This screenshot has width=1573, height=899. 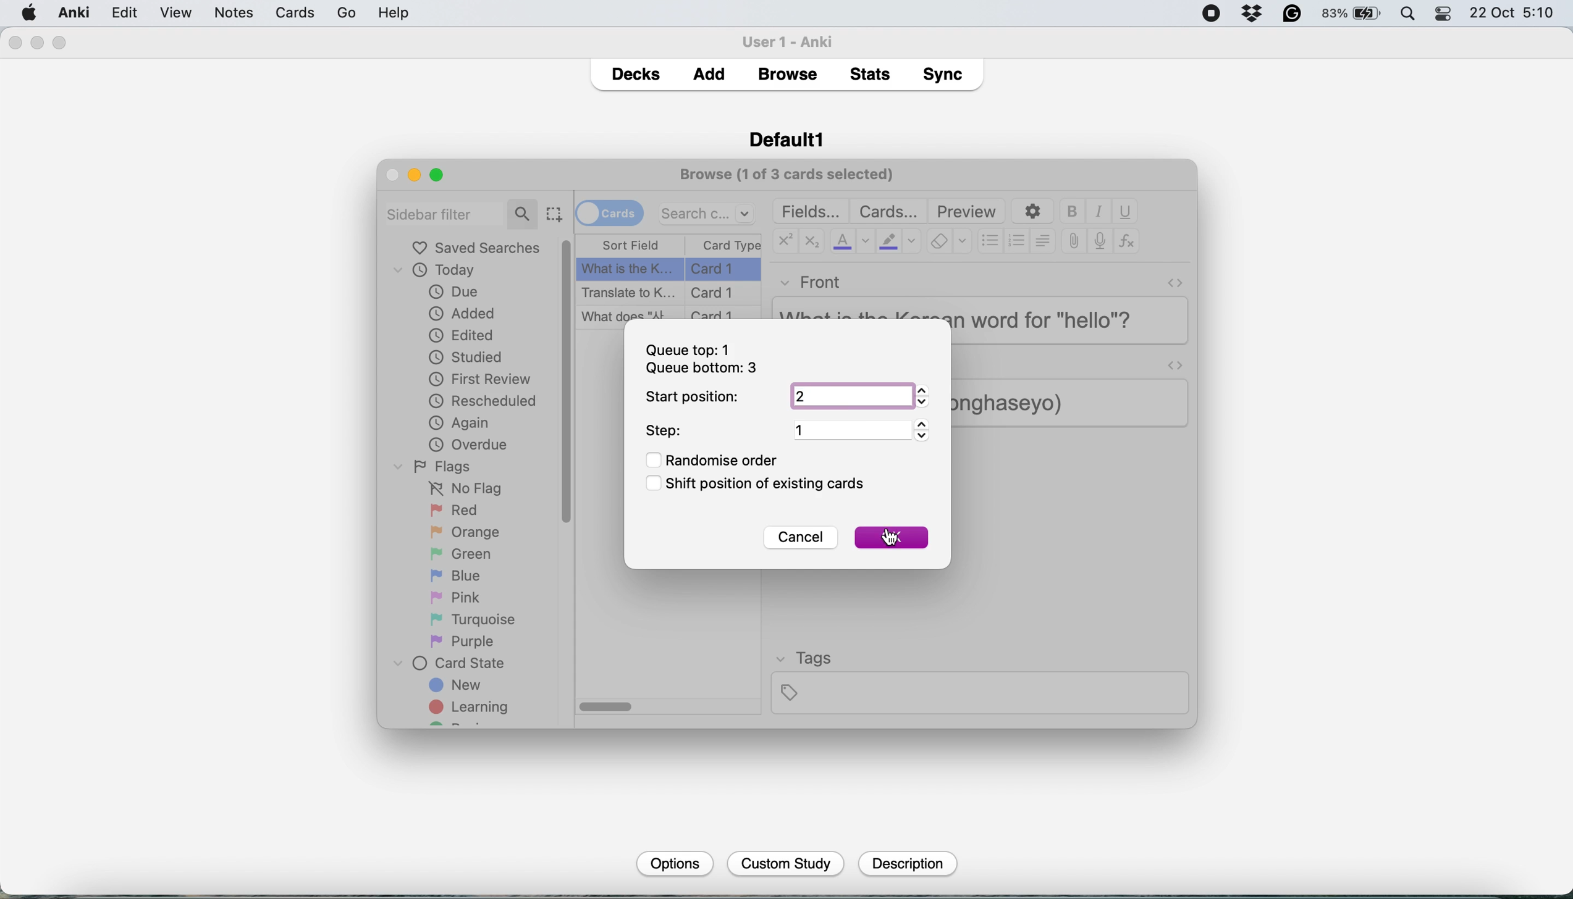 What do you see at coordinates (786, 138) in the screenshot?
I see `Default 1` at bounding box center [786, 138].